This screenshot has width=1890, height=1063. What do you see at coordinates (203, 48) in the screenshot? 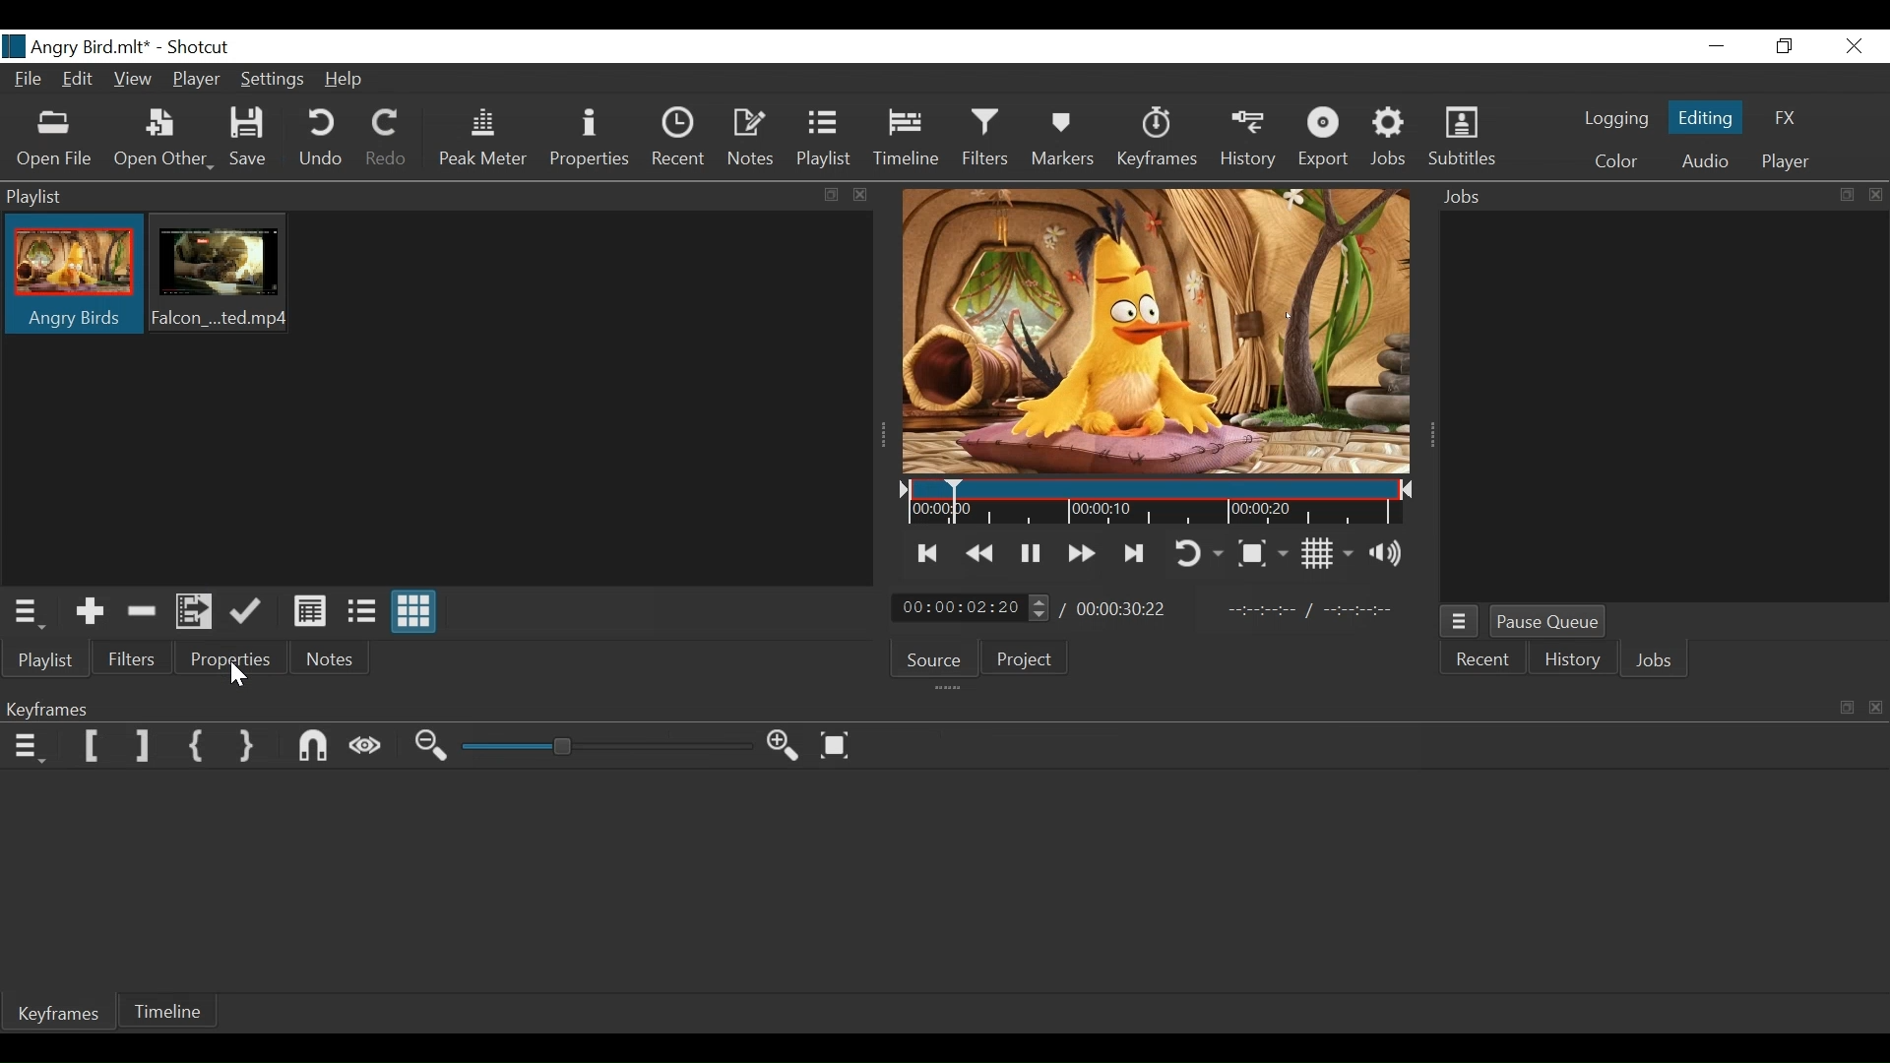
I see `Shotcut` at bounding box center [203, 48].